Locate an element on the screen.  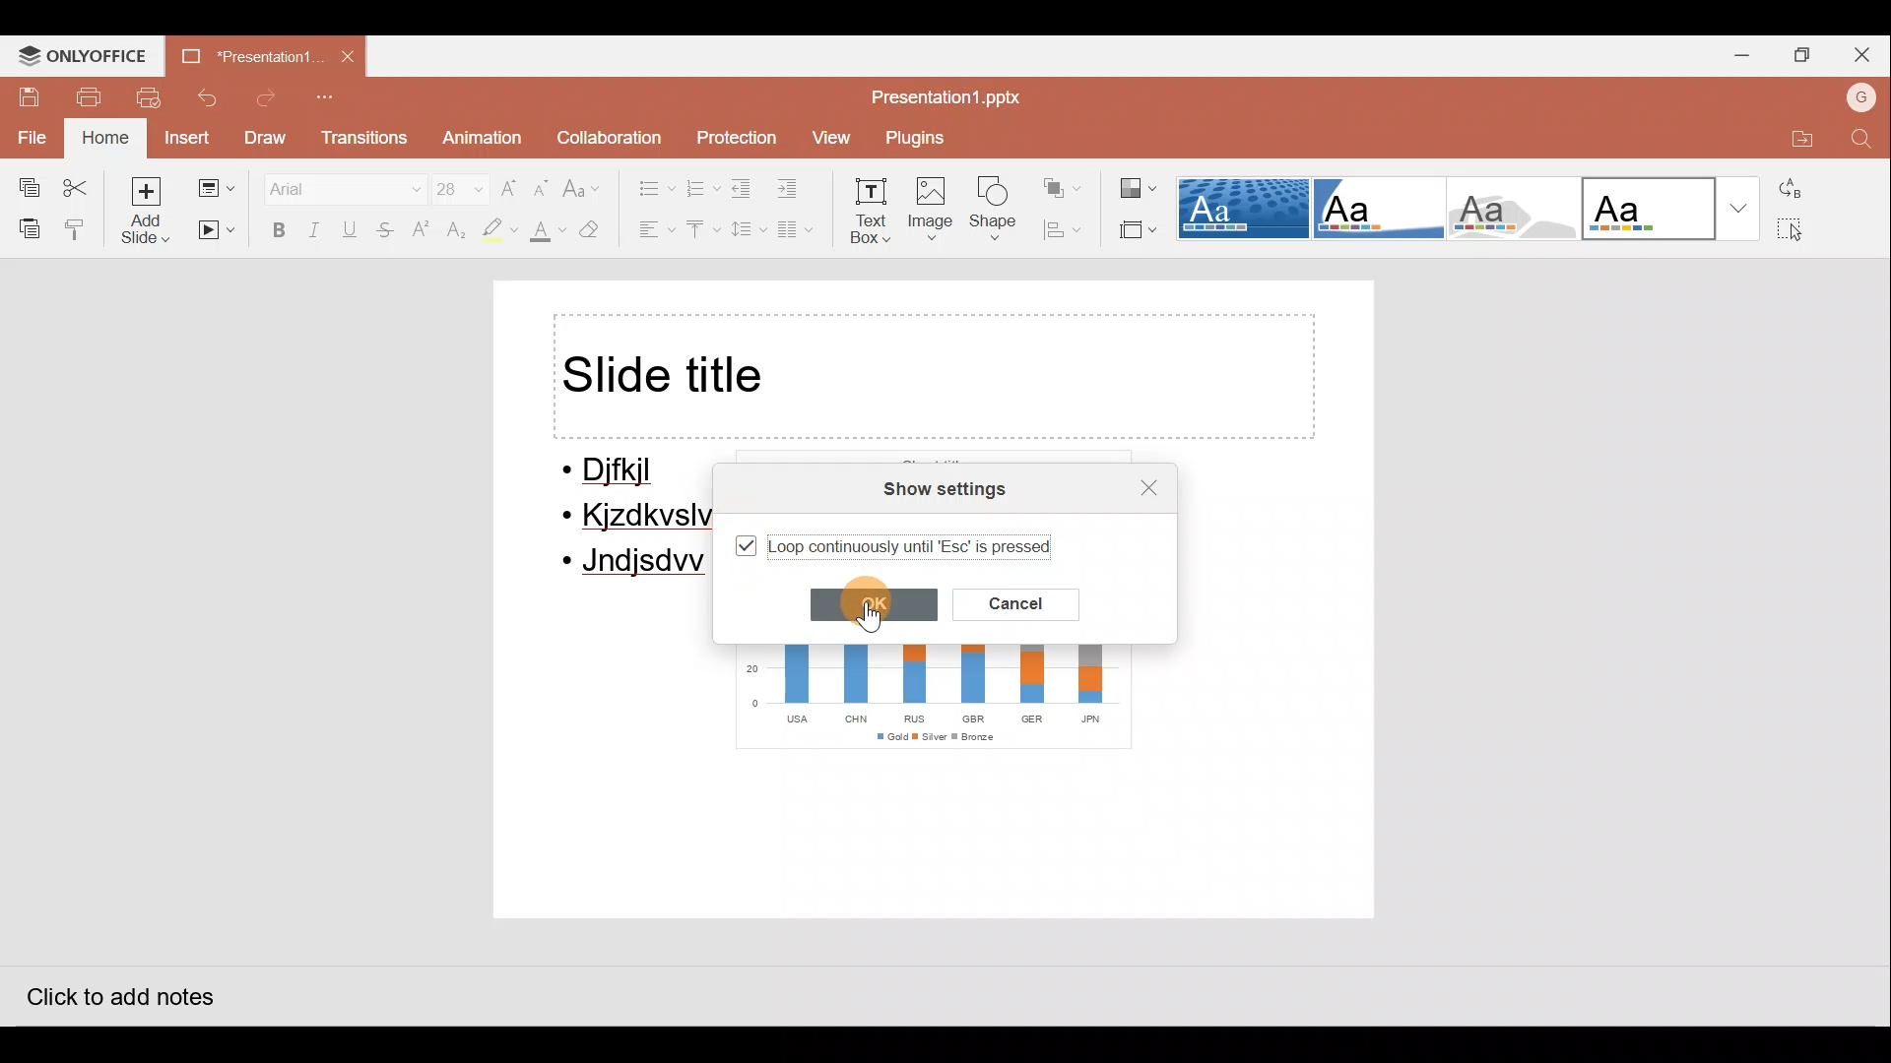
Superscript is located at coordinates (420, 231).